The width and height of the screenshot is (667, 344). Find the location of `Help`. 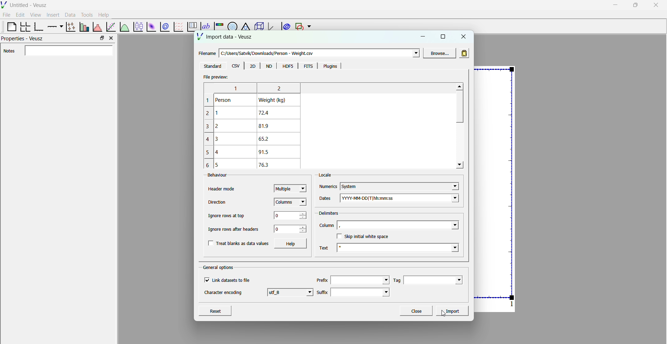

Help is located at coordinates (291, 244).